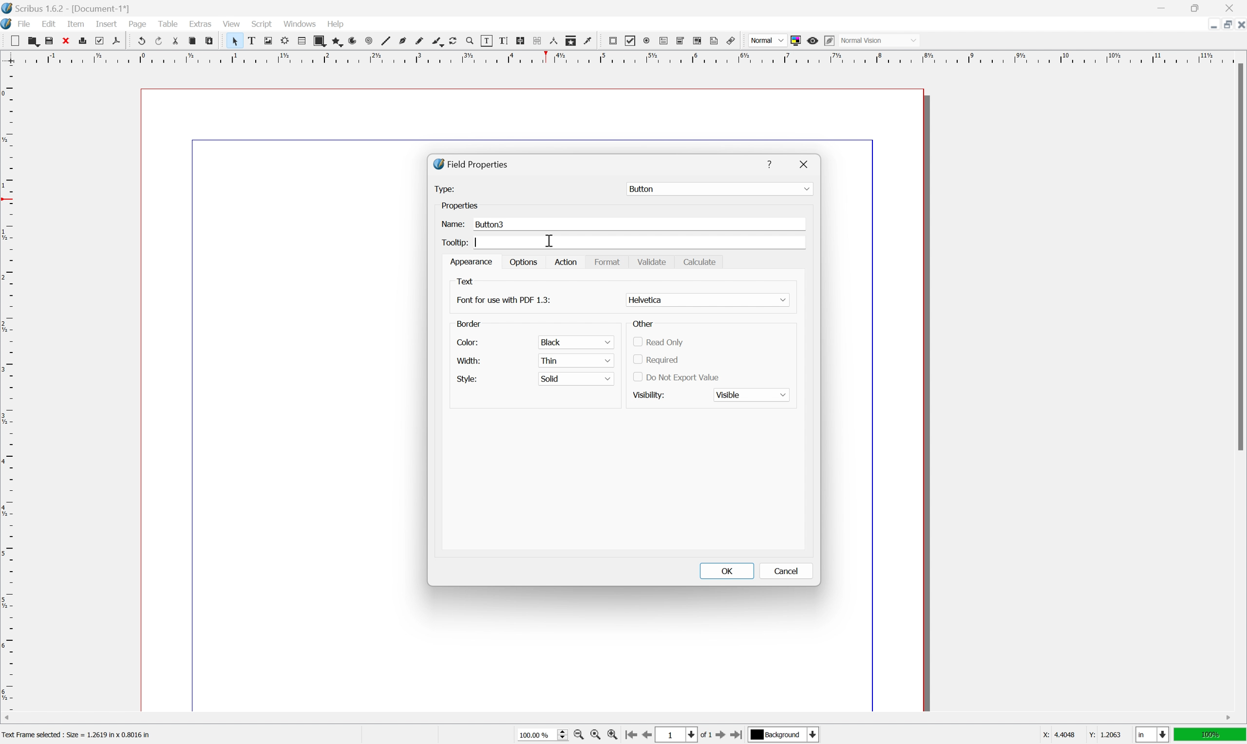  Describe the element at coordinates (1210, 736) in the screenshot. I see `100%` at that location.